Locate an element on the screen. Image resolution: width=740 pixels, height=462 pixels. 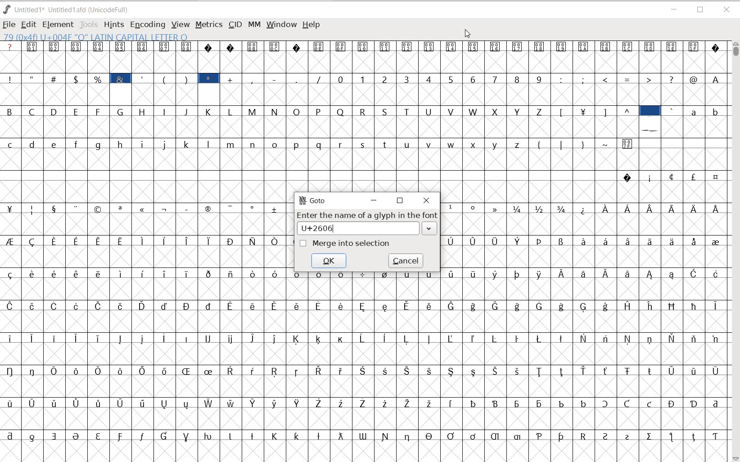
GLYPHY CHARACTERS & NUMBERS is located at coordinates (363, 115).